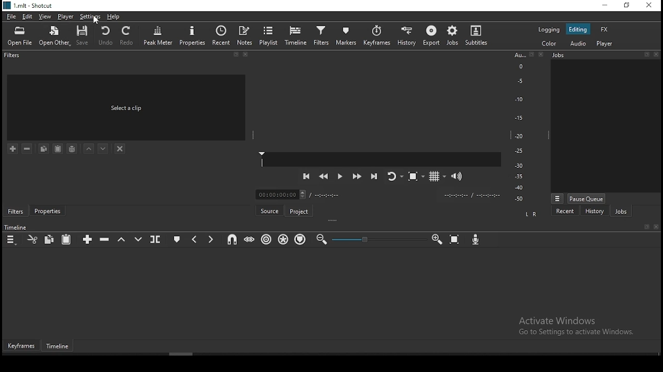 The height and width of the screenshot is (372, 663). I want to click on comments, so click(127, 106).